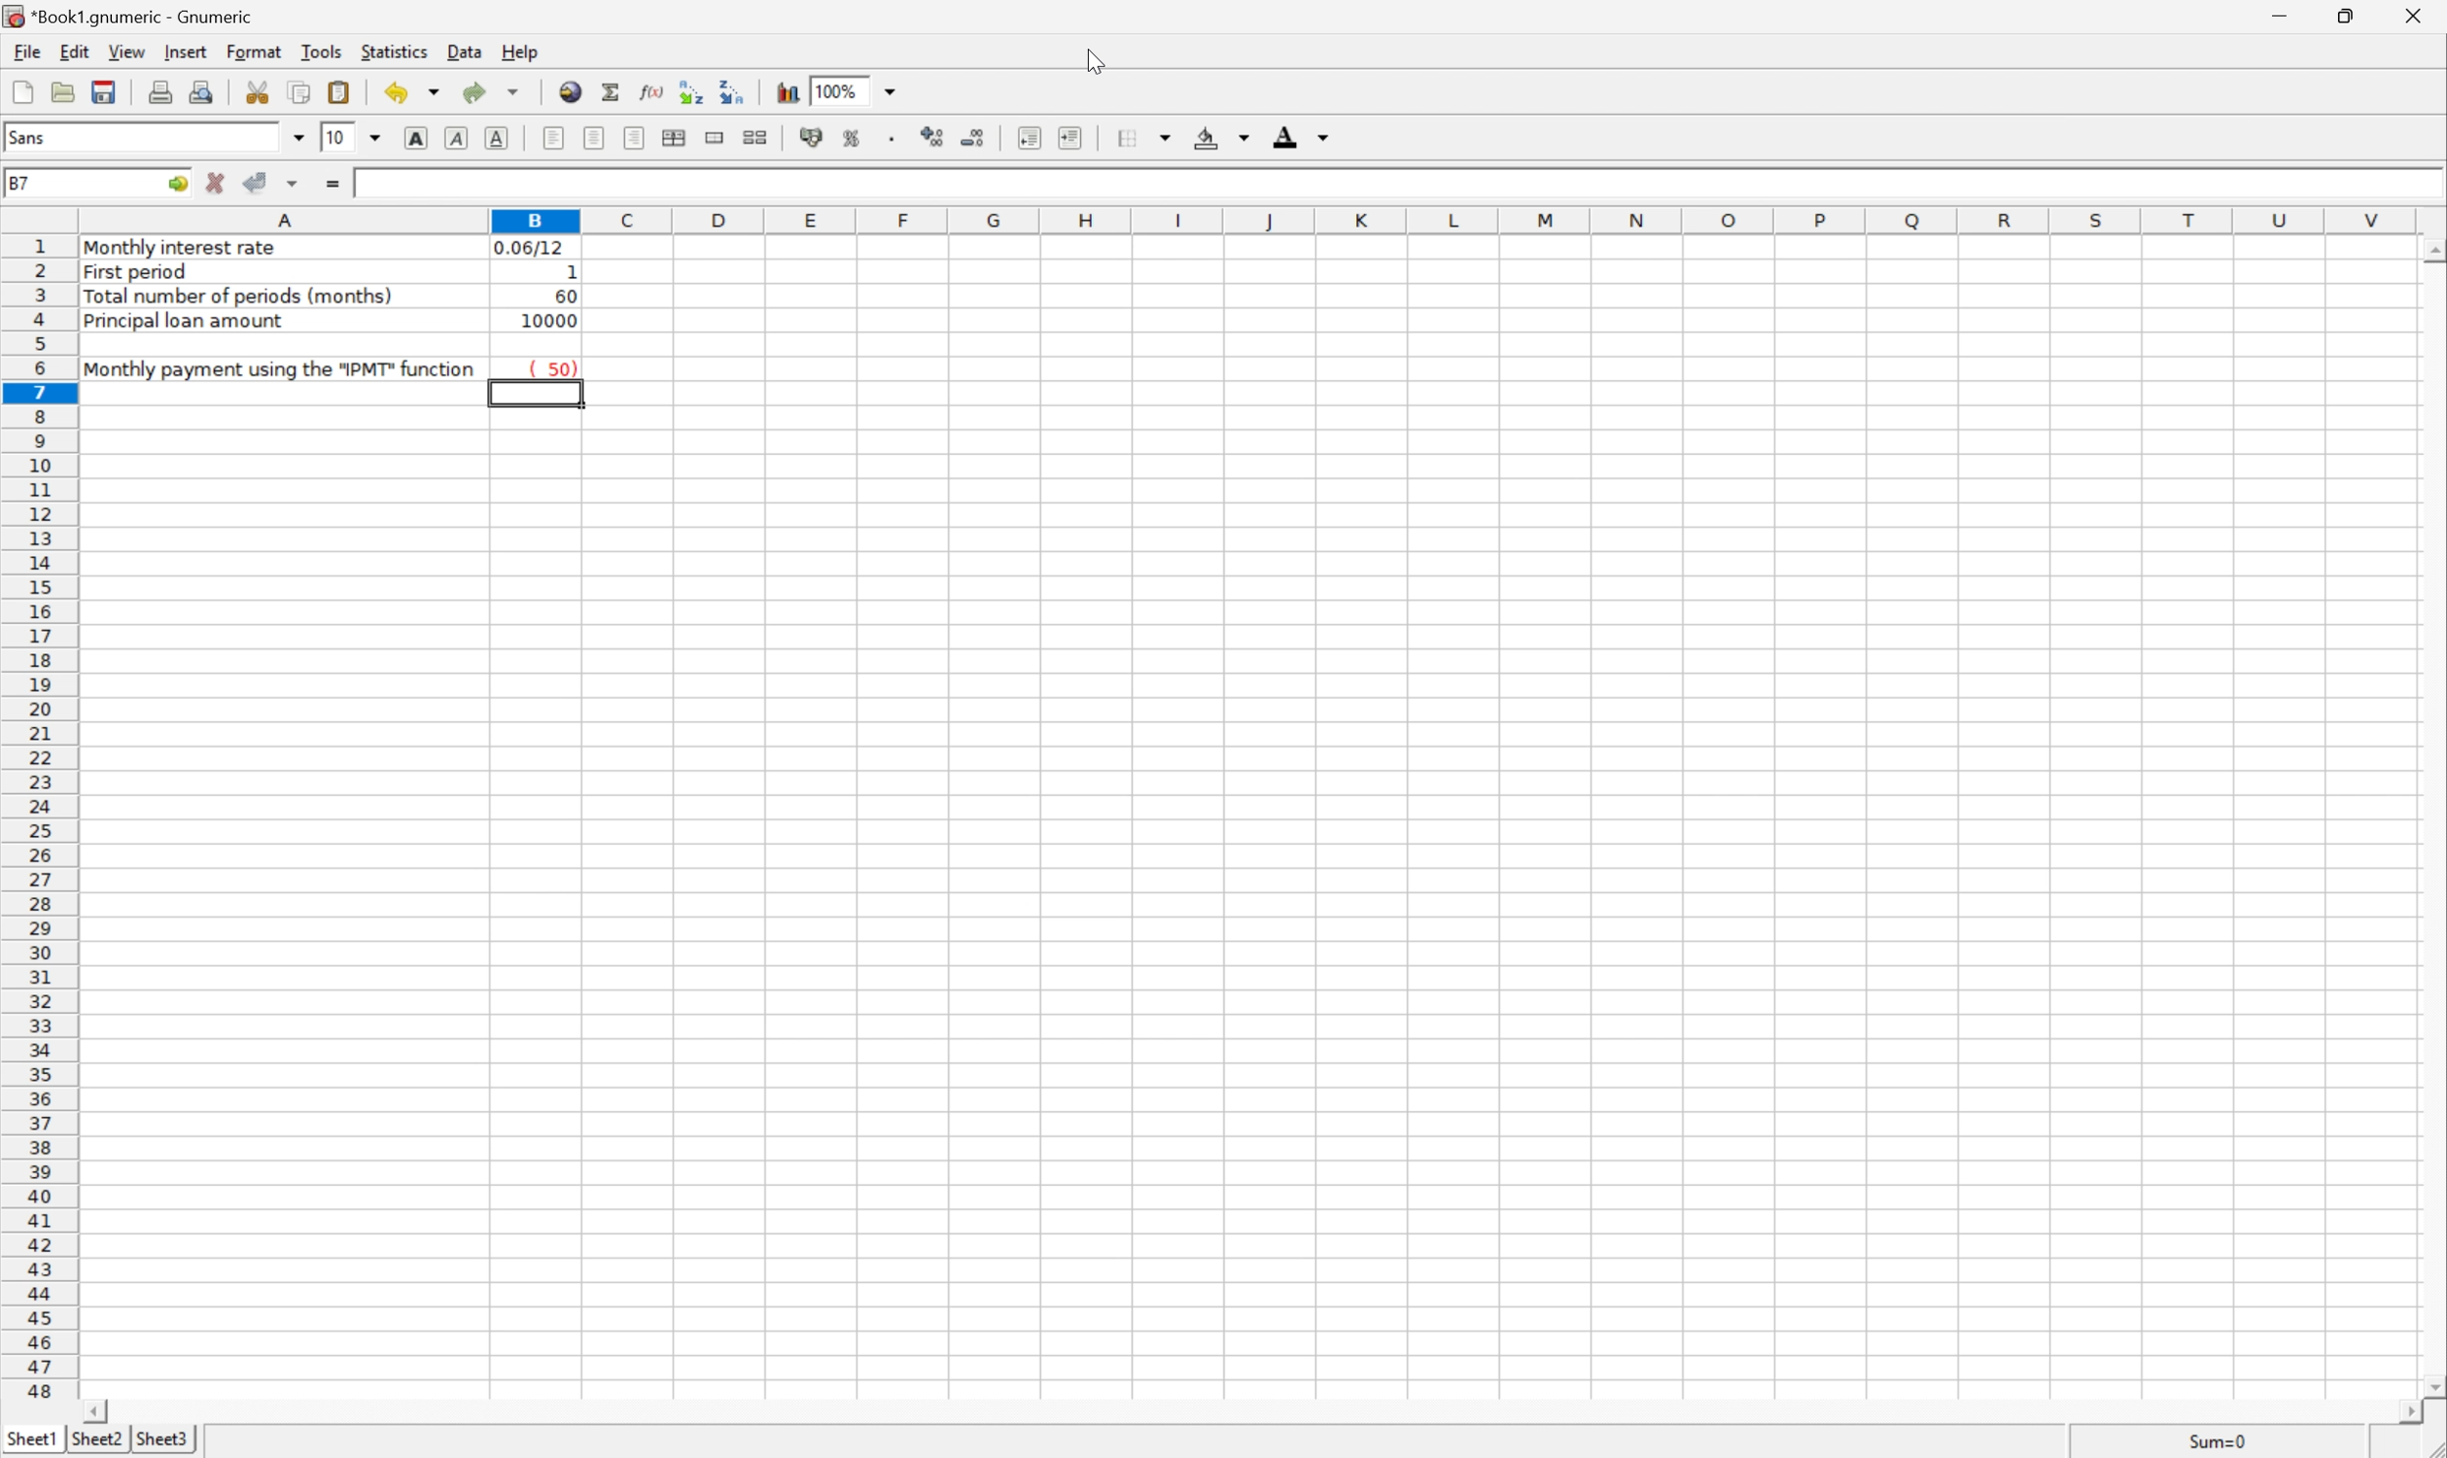 The width and height of the screenshot is (2447, 1458). I want to click on Scroll Up, so click(2431, 249).